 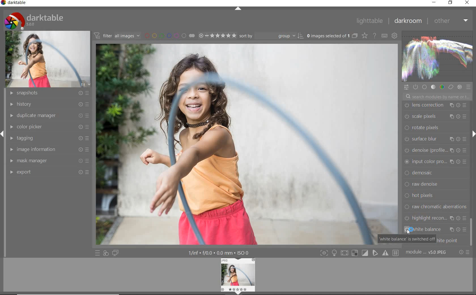 What do you see at coordinates (437, 97) in the screenshot?
I see `search modules` at bounding box center [437, 97].